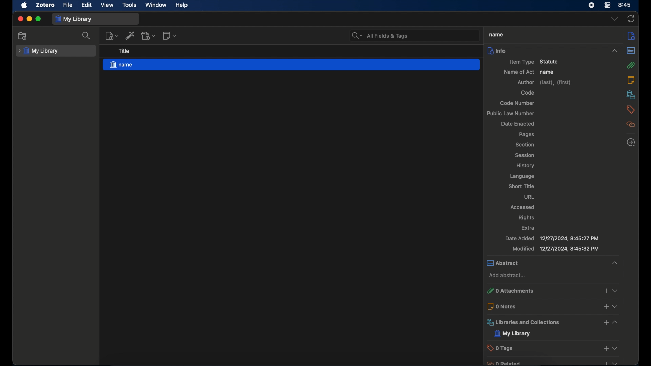 The height and width of the screenshot is (366, 651). Describe the element at coordinates (605, 323) in the screenshot. I see `add libraries` at that location.